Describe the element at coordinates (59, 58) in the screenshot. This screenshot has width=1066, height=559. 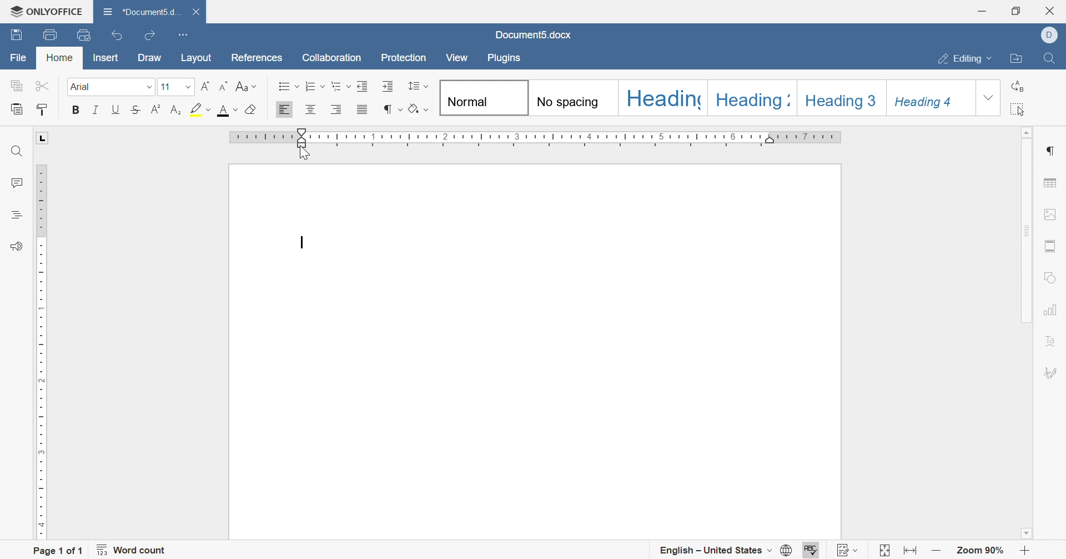
I see `home` at that location.